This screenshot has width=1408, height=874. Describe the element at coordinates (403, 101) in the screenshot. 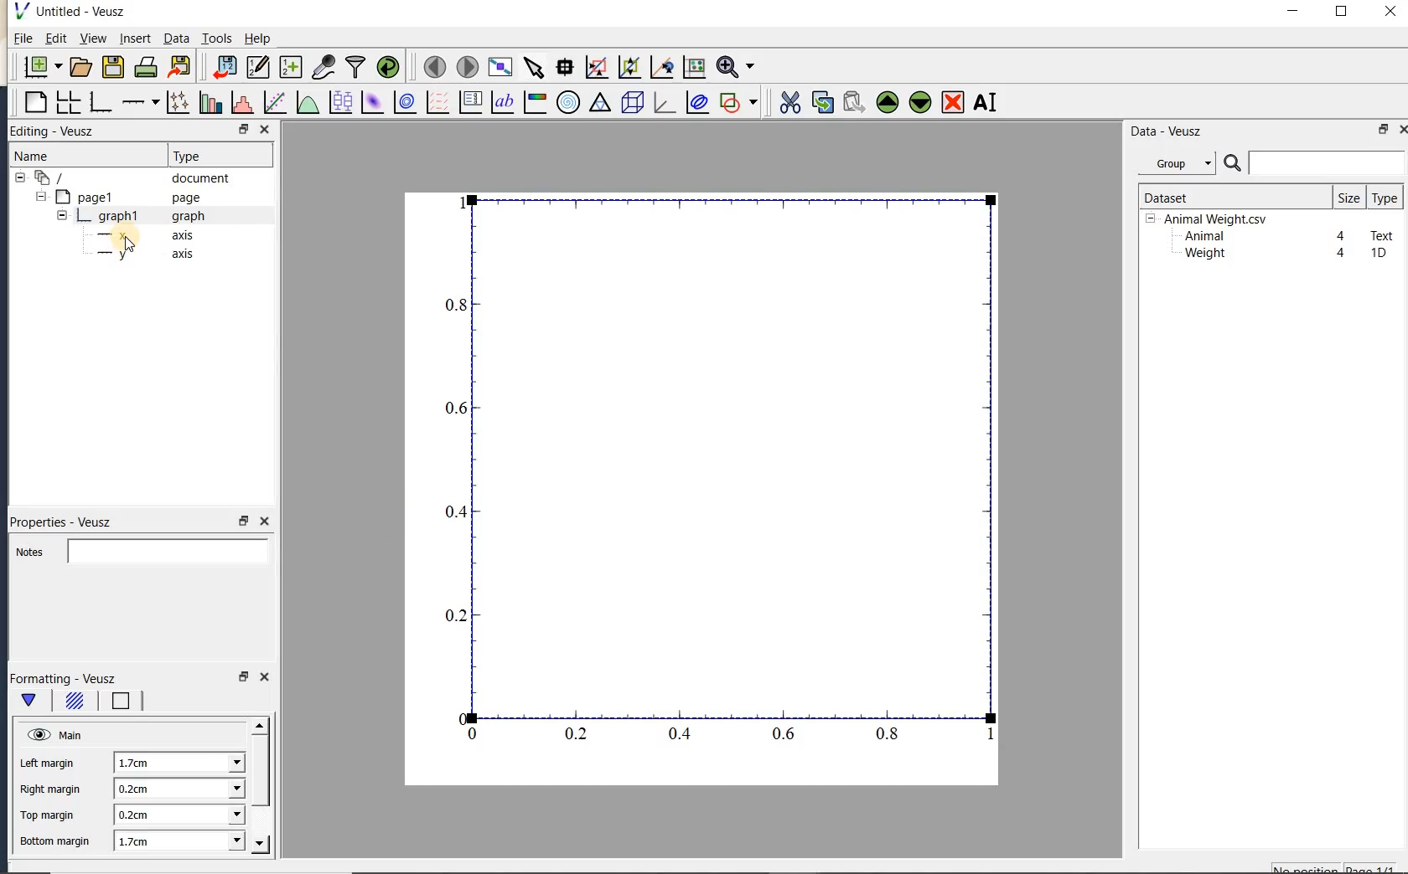

I see `plot a 2d dataset as contours` at that location.